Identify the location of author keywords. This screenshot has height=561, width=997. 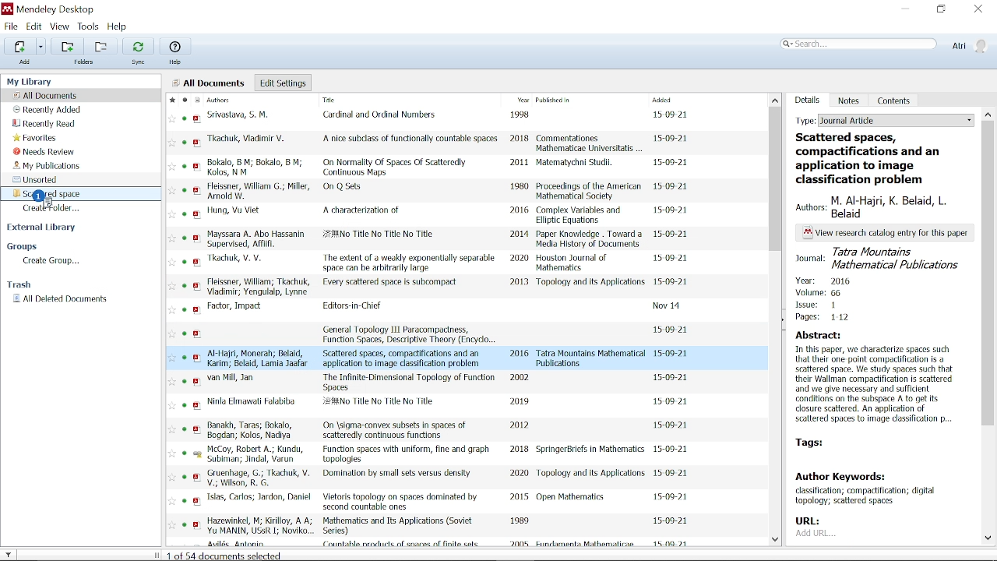
(875, 490).